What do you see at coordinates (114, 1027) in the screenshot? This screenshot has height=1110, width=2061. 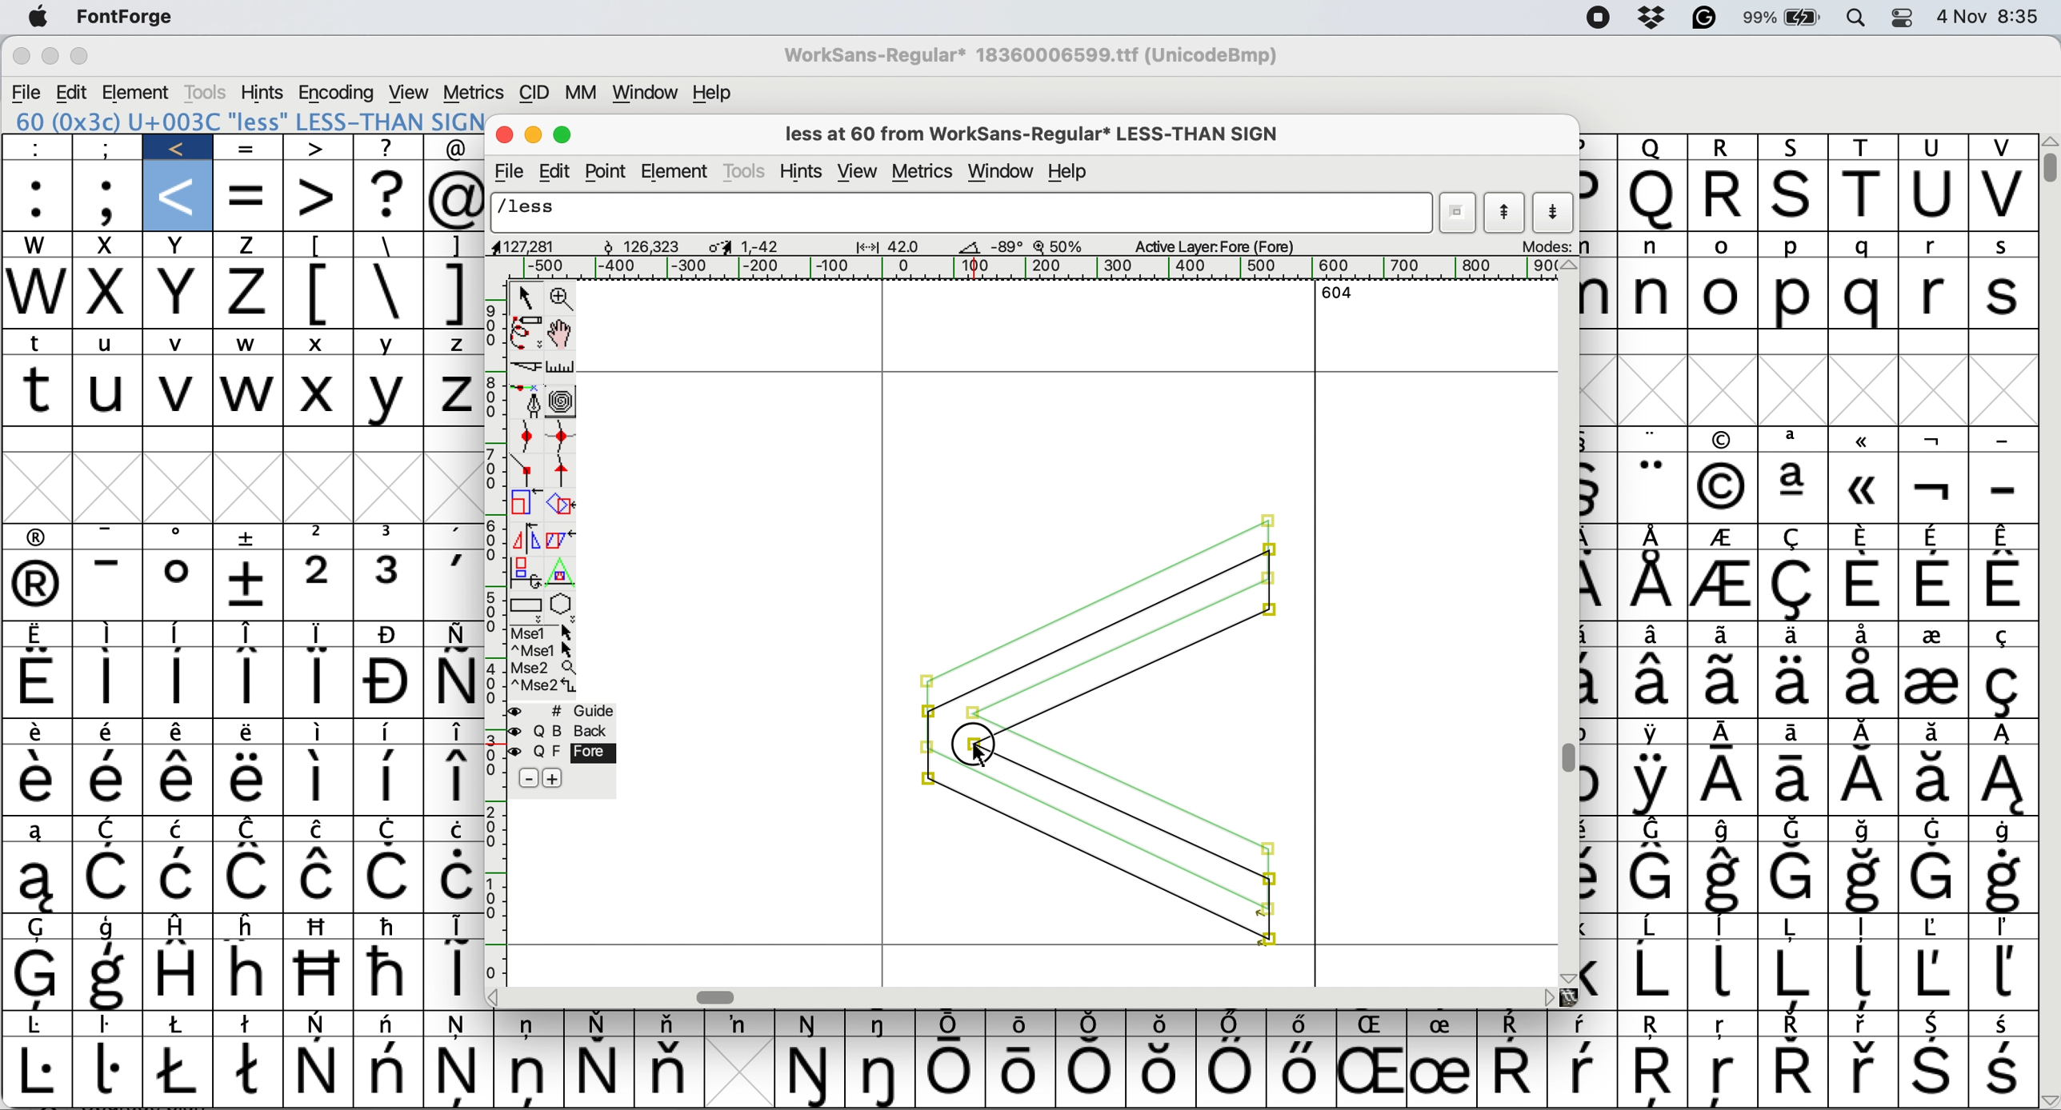 I see `Symbol` at bounding box center [114, 1027].